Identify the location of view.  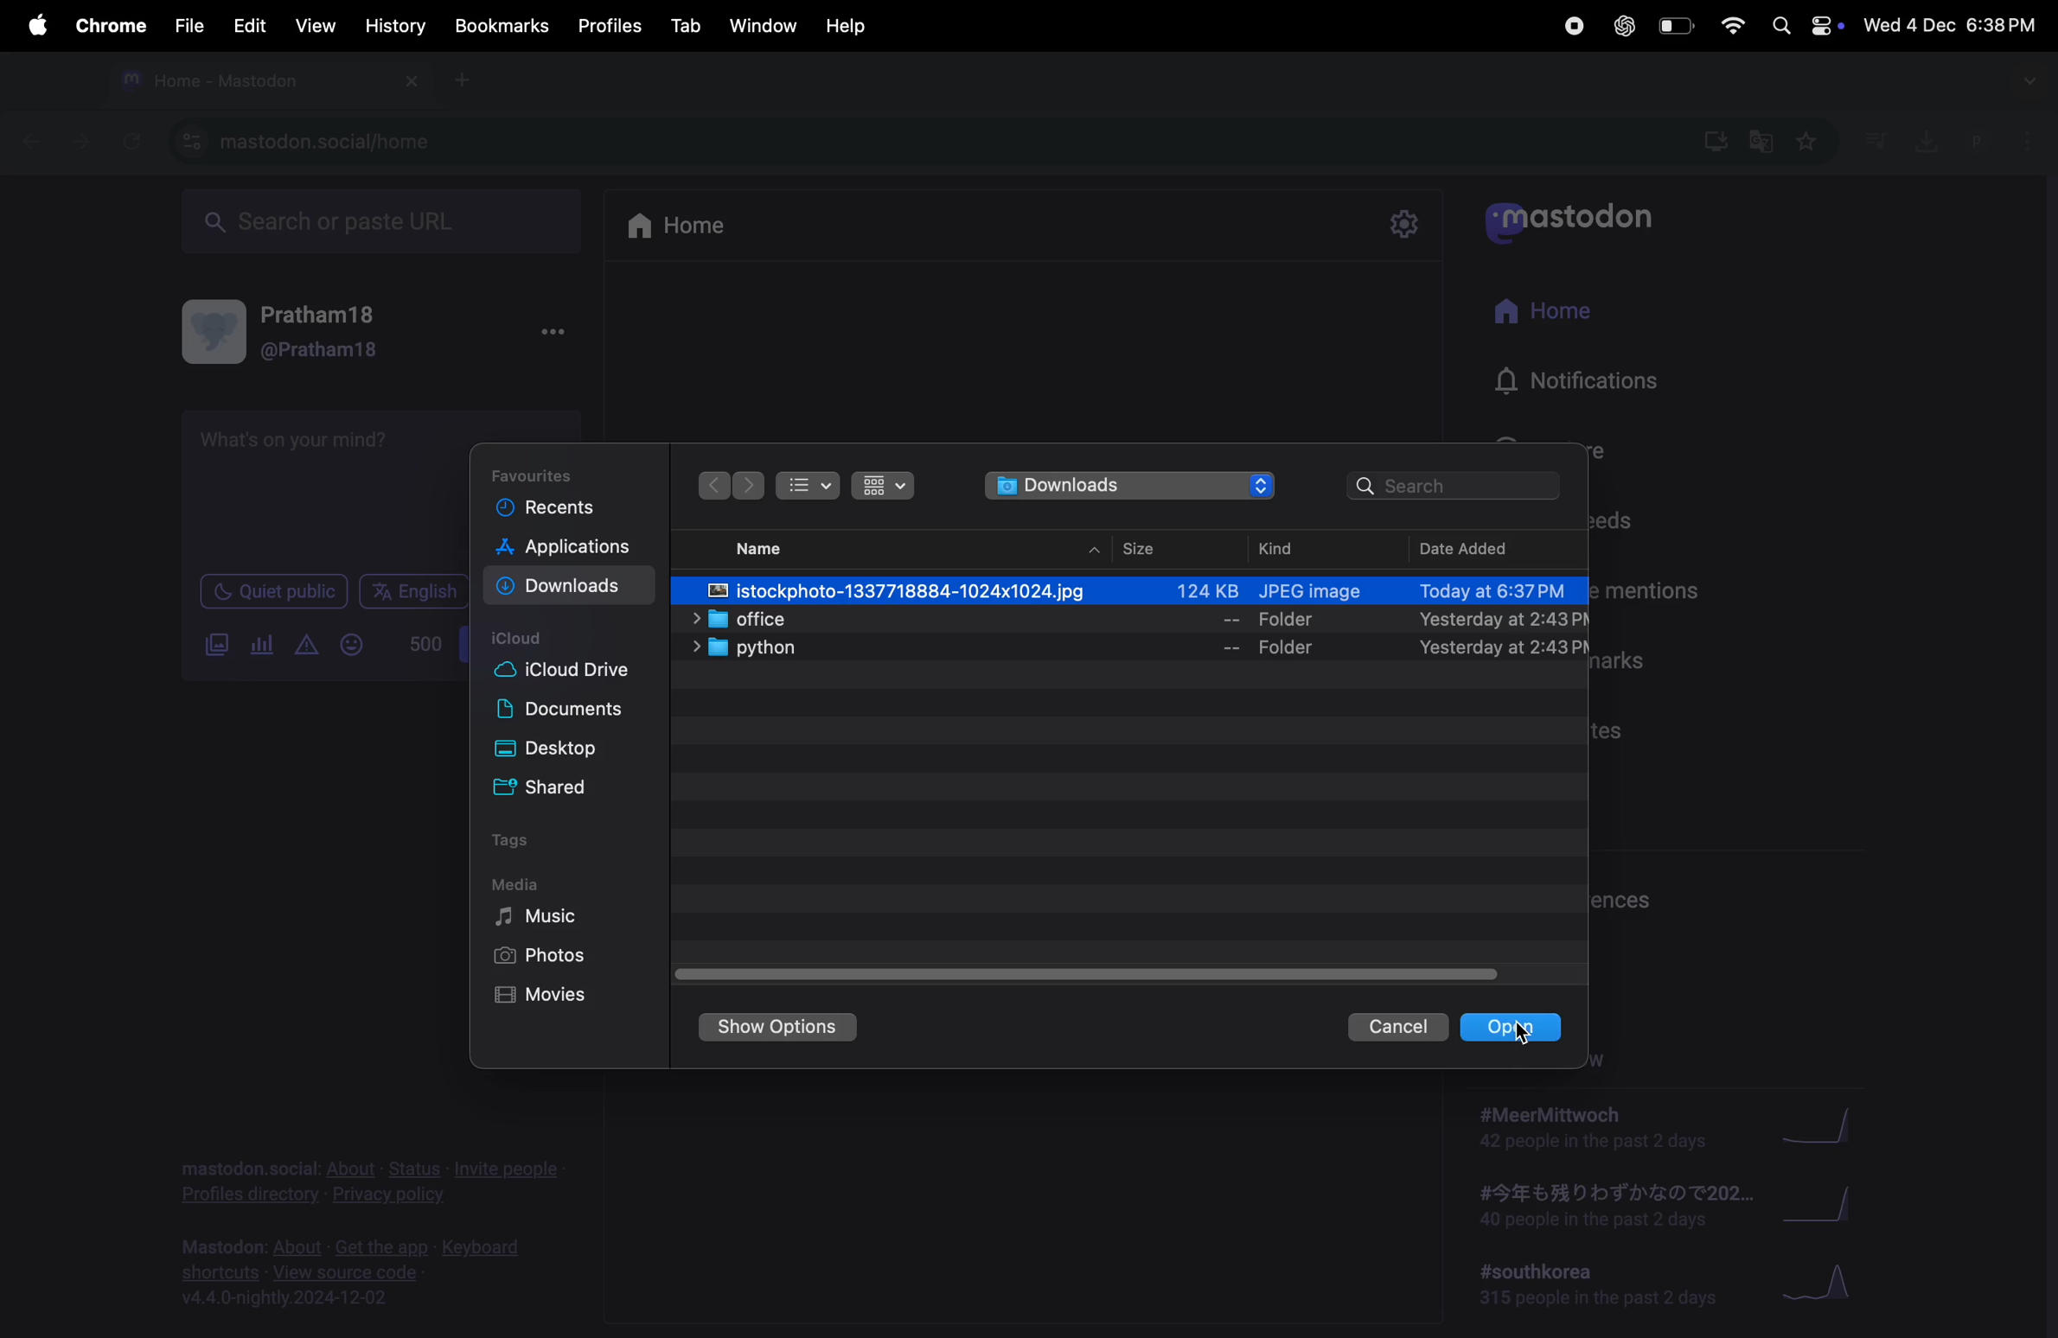
(316, 26).